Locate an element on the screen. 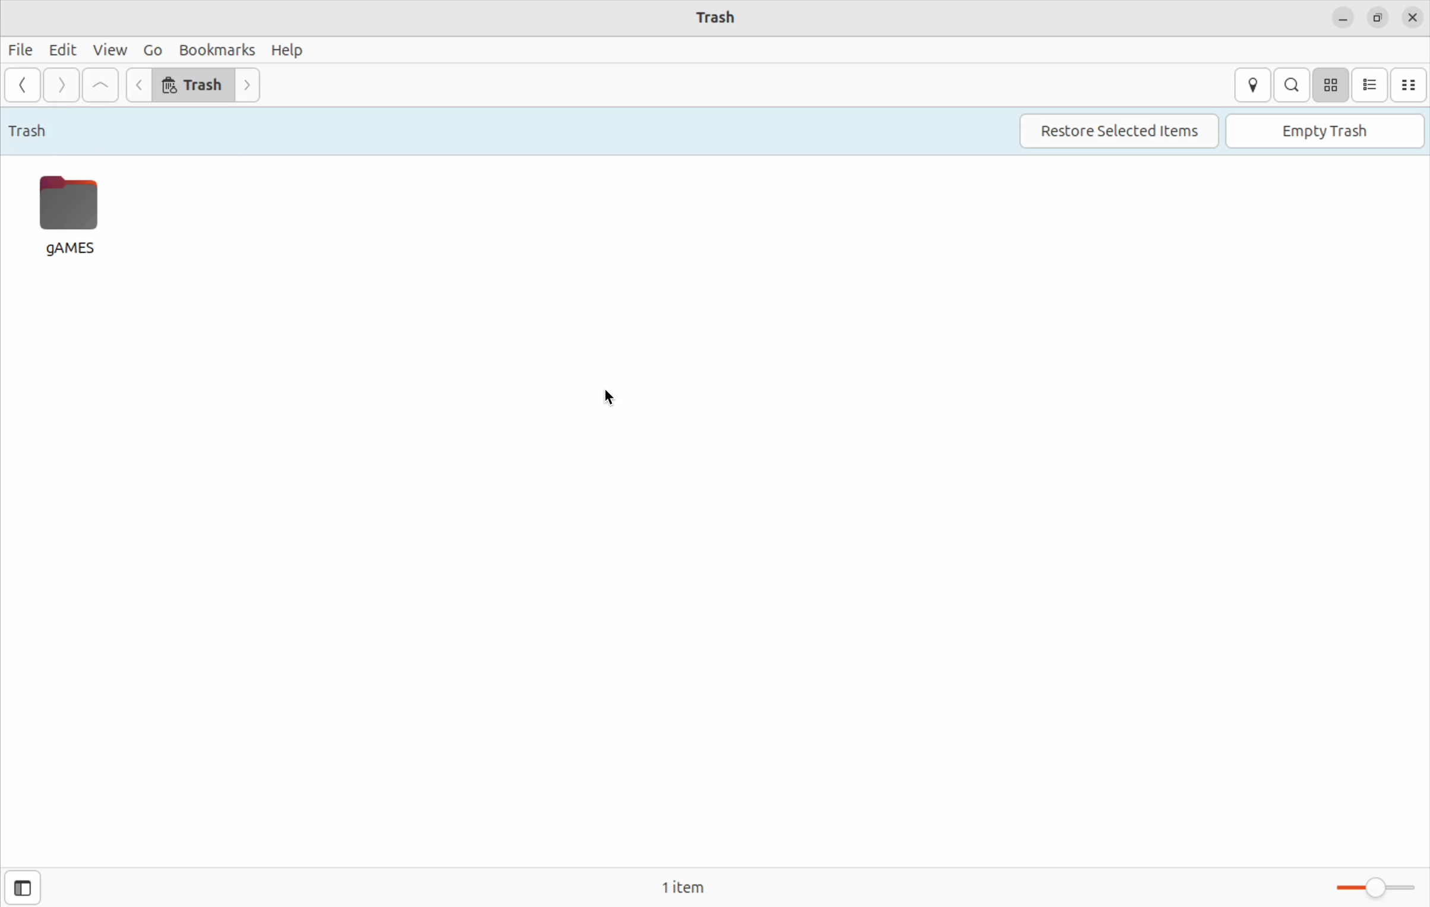 This screenshot has height=907, width=1430. Go back ward is located at coordinates (24, 85).